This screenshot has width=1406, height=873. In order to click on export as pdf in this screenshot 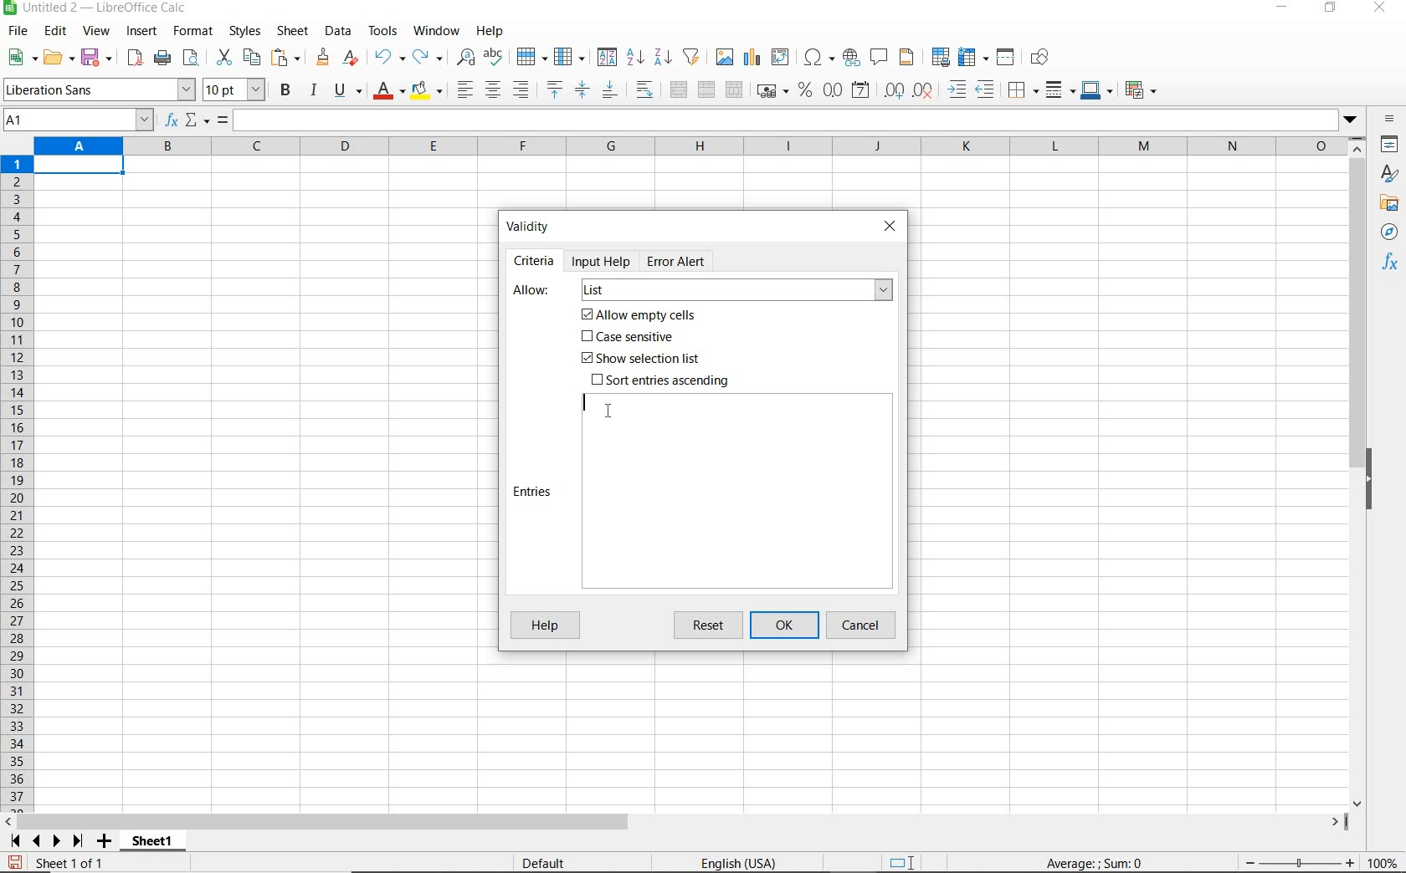, I will do `click(134, 58)`.